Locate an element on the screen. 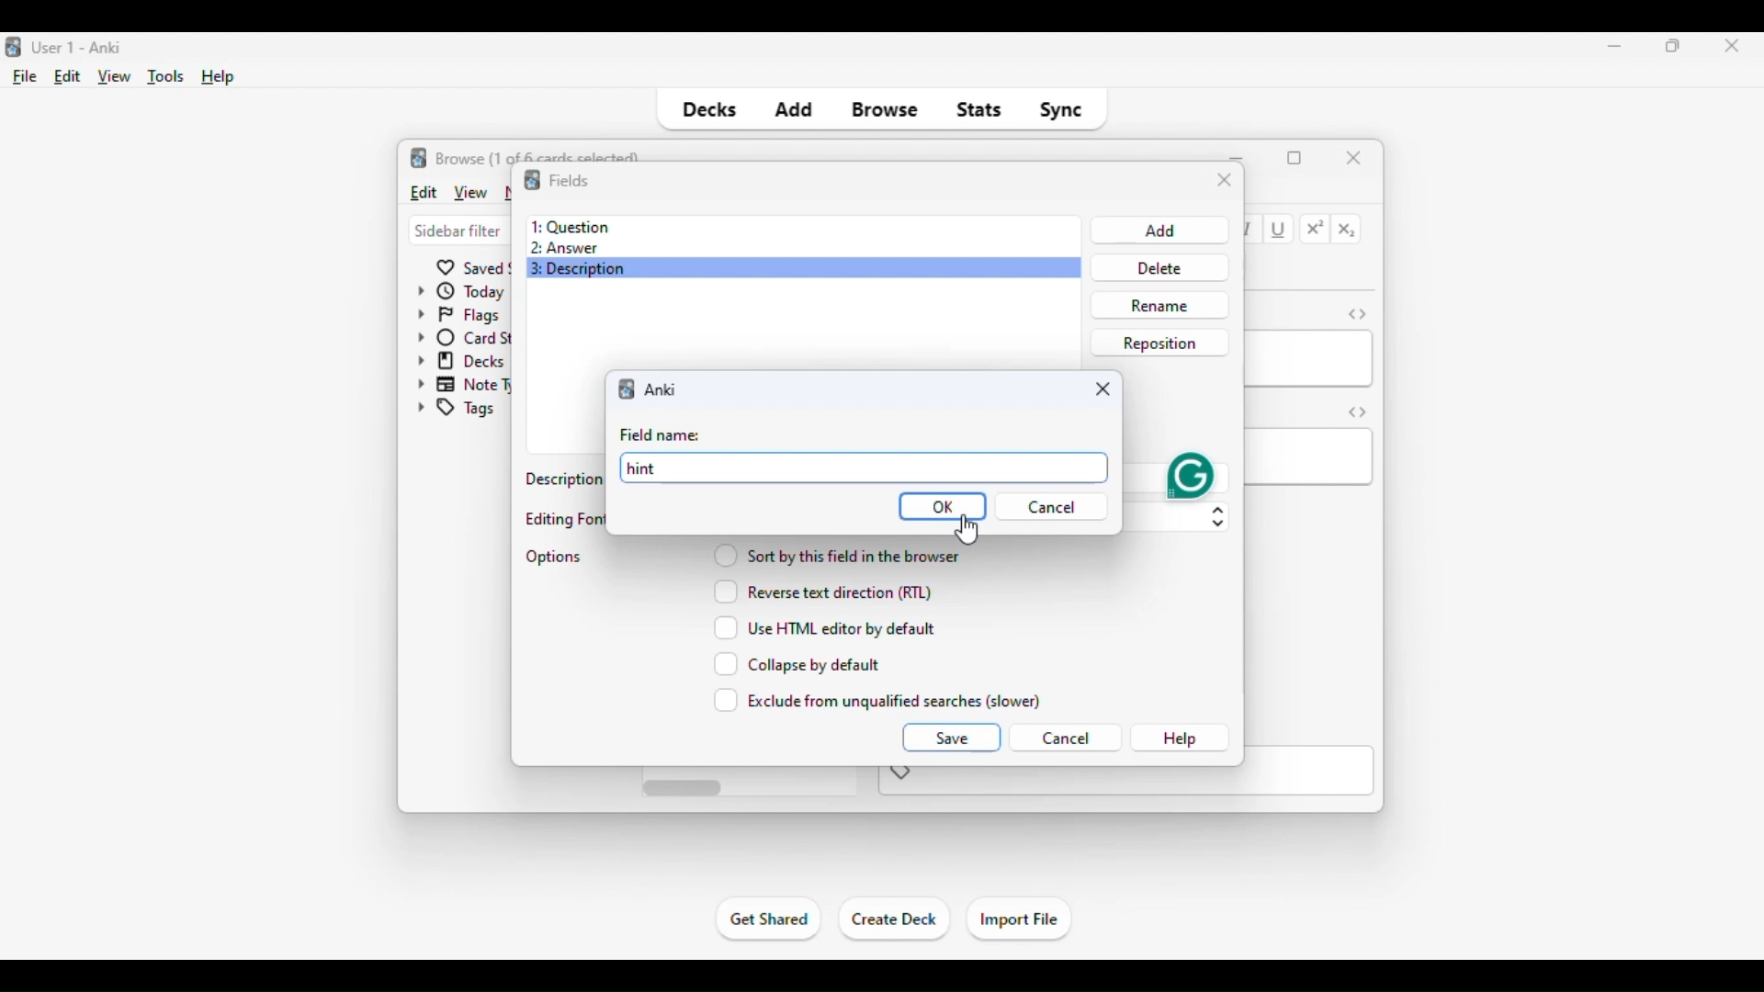 The height and width of the screenshot is (992, 1764). Add is located at coordinates (1158, 230).